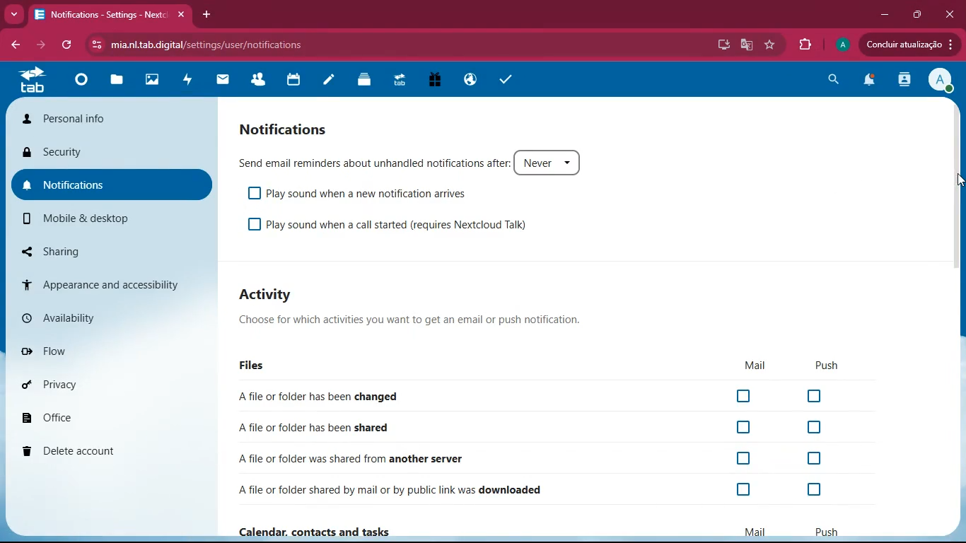  What do you see at coordinates (841, 45) in the screenshot?
I see `profile` at bounding box center [841, 45].